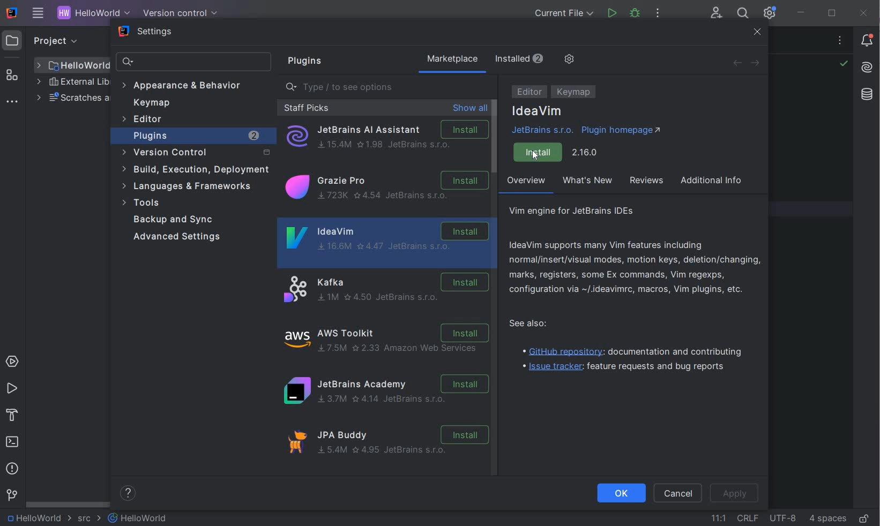  What do you see at coordinates (584, 211) in the screenshot?
I see `vim engine for JetBrains IDEs` at bounding box center [584, 211].